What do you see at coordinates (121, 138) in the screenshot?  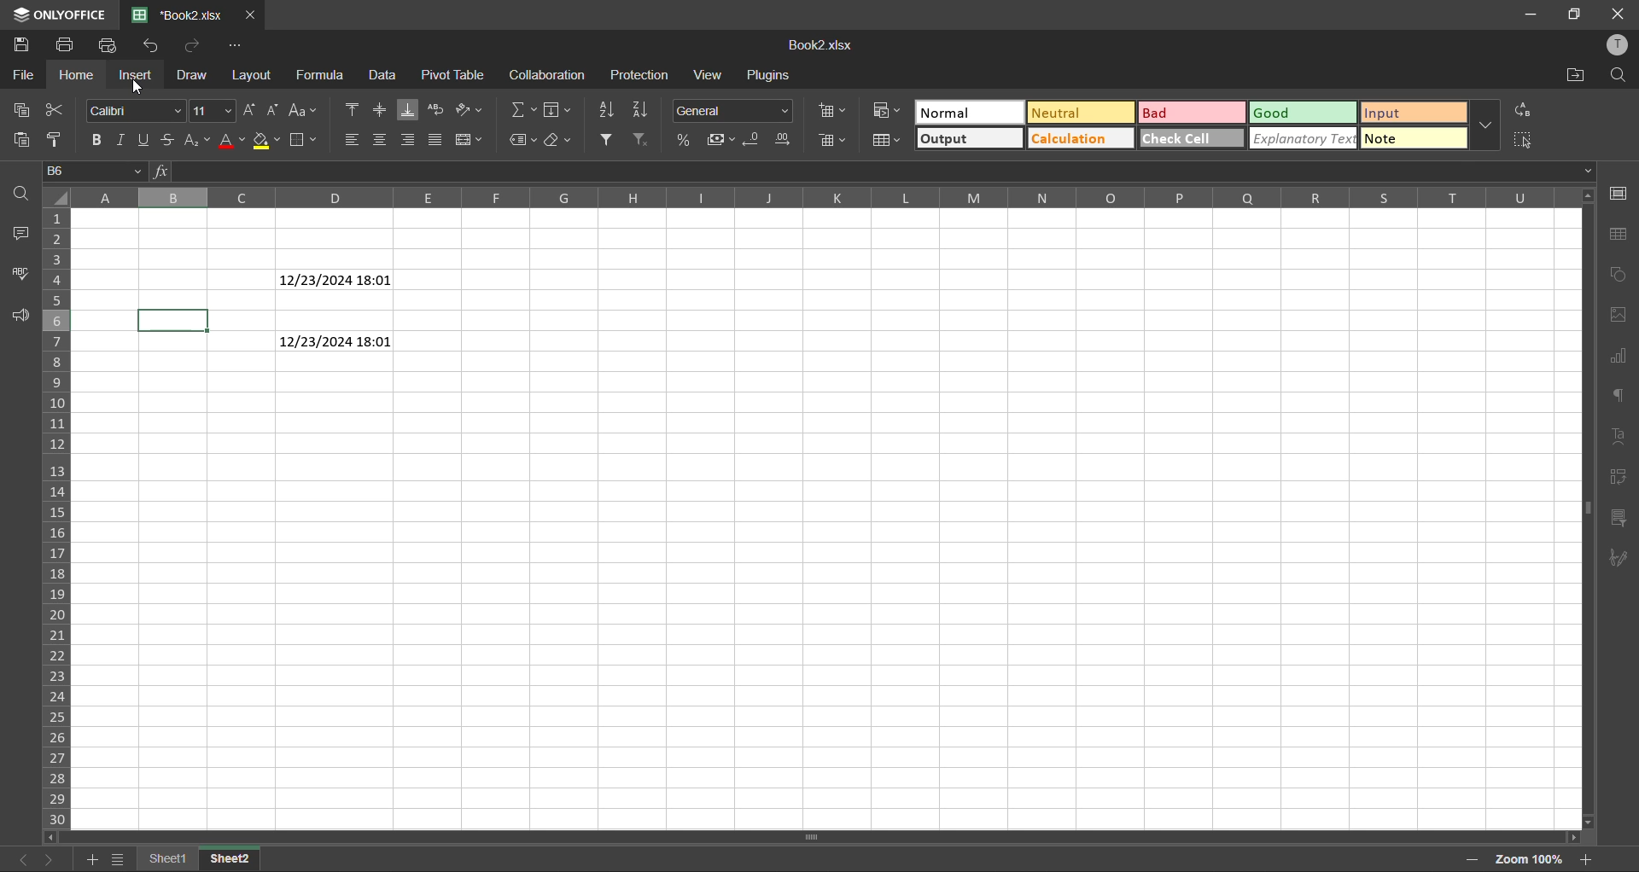 I see `italic` at bounding box center [121, 138].